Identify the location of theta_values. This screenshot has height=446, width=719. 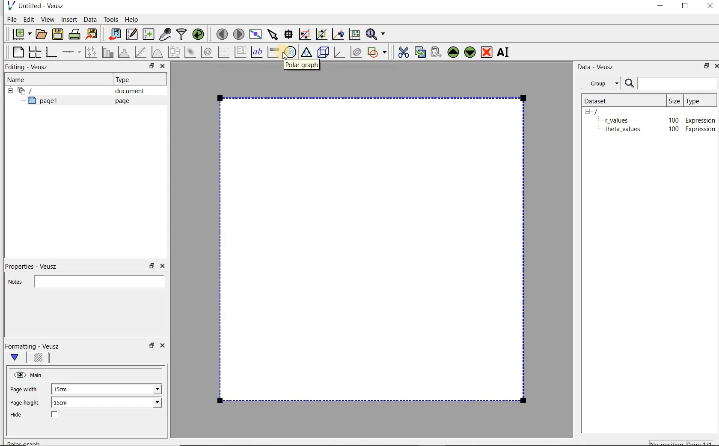
(624, 120).